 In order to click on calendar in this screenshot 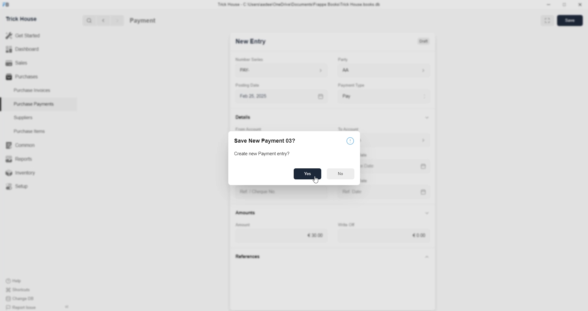, I will do `click(426, 191)`.